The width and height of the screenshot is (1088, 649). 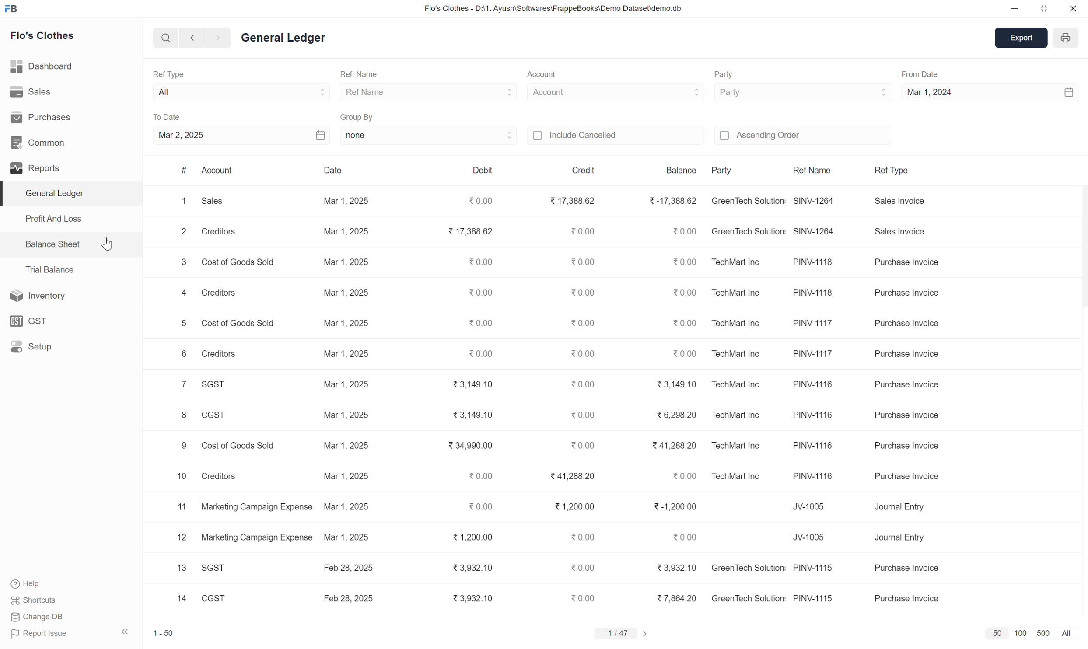 What do you see at coordinates (348, 384) in the screenshot?
I see `Mar 1, 2025` at bounding box center [348, 384].